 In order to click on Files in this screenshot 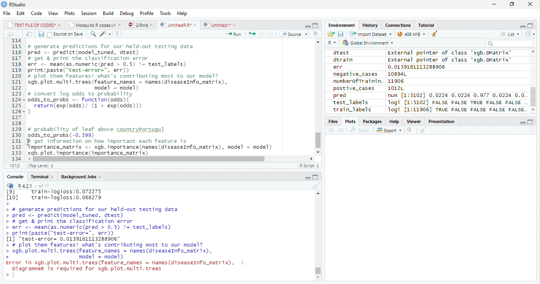, I will do `click(333, 121)`.